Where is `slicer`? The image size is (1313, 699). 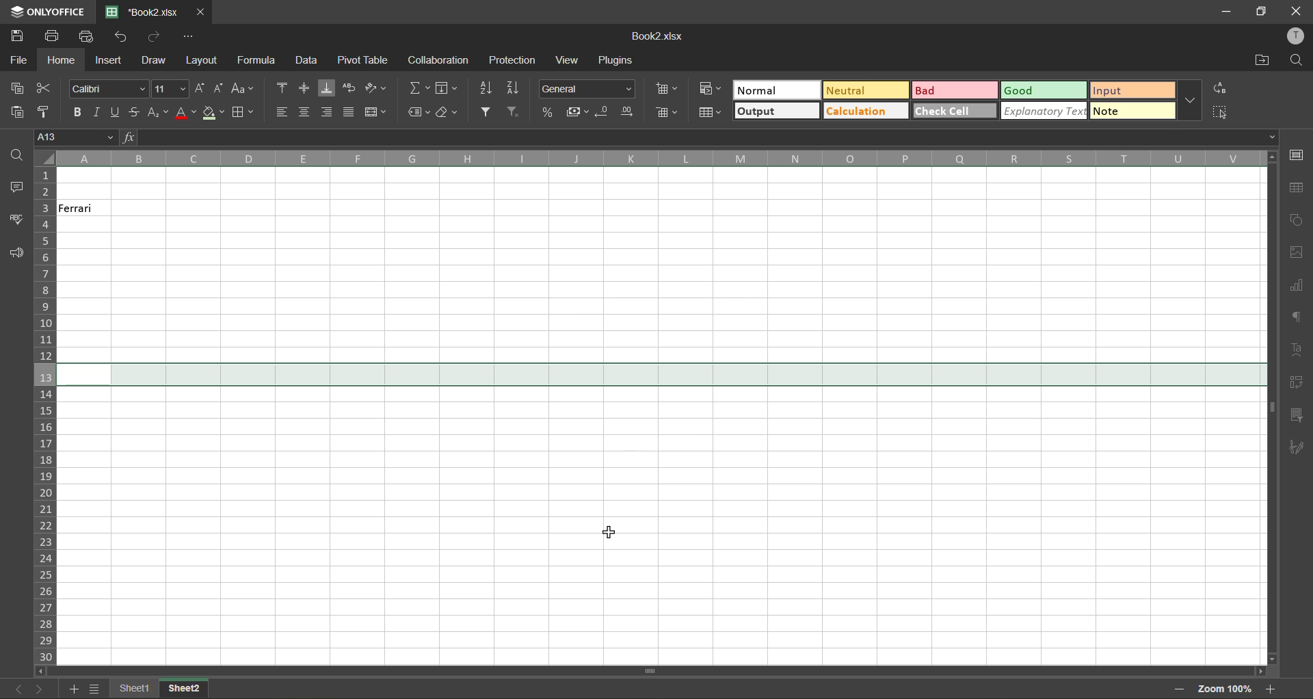 slicer is located at coordinates (1298, 417).